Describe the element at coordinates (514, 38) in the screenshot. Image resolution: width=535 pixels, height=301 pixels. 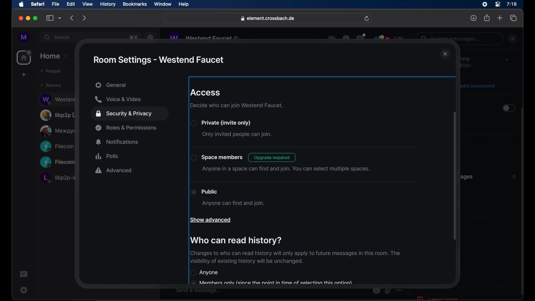
I see `close` at that location.